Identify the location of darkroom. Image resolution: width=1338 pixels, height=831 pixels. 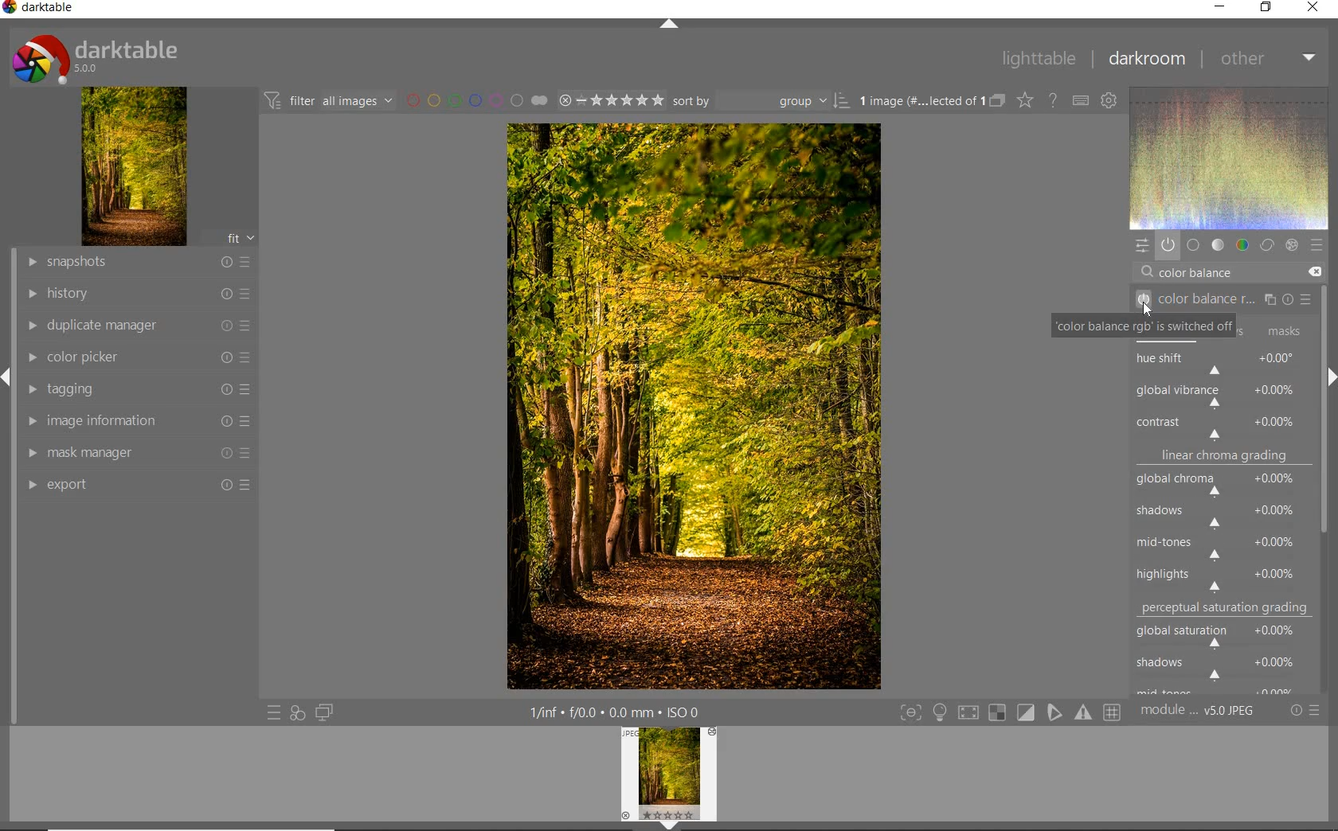
(1148, 58).